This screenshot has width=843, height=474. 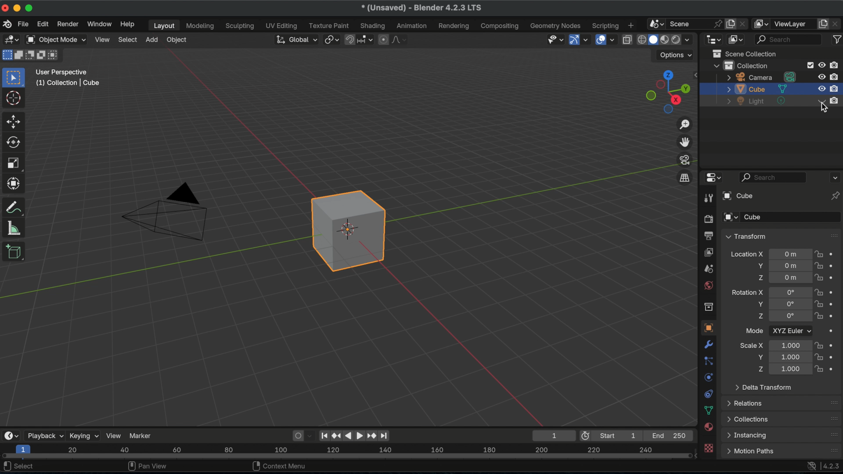 What do you see at coordinates (833, 418) in the screenshot?
I see `drag handle` at bounding box center [833, 418].